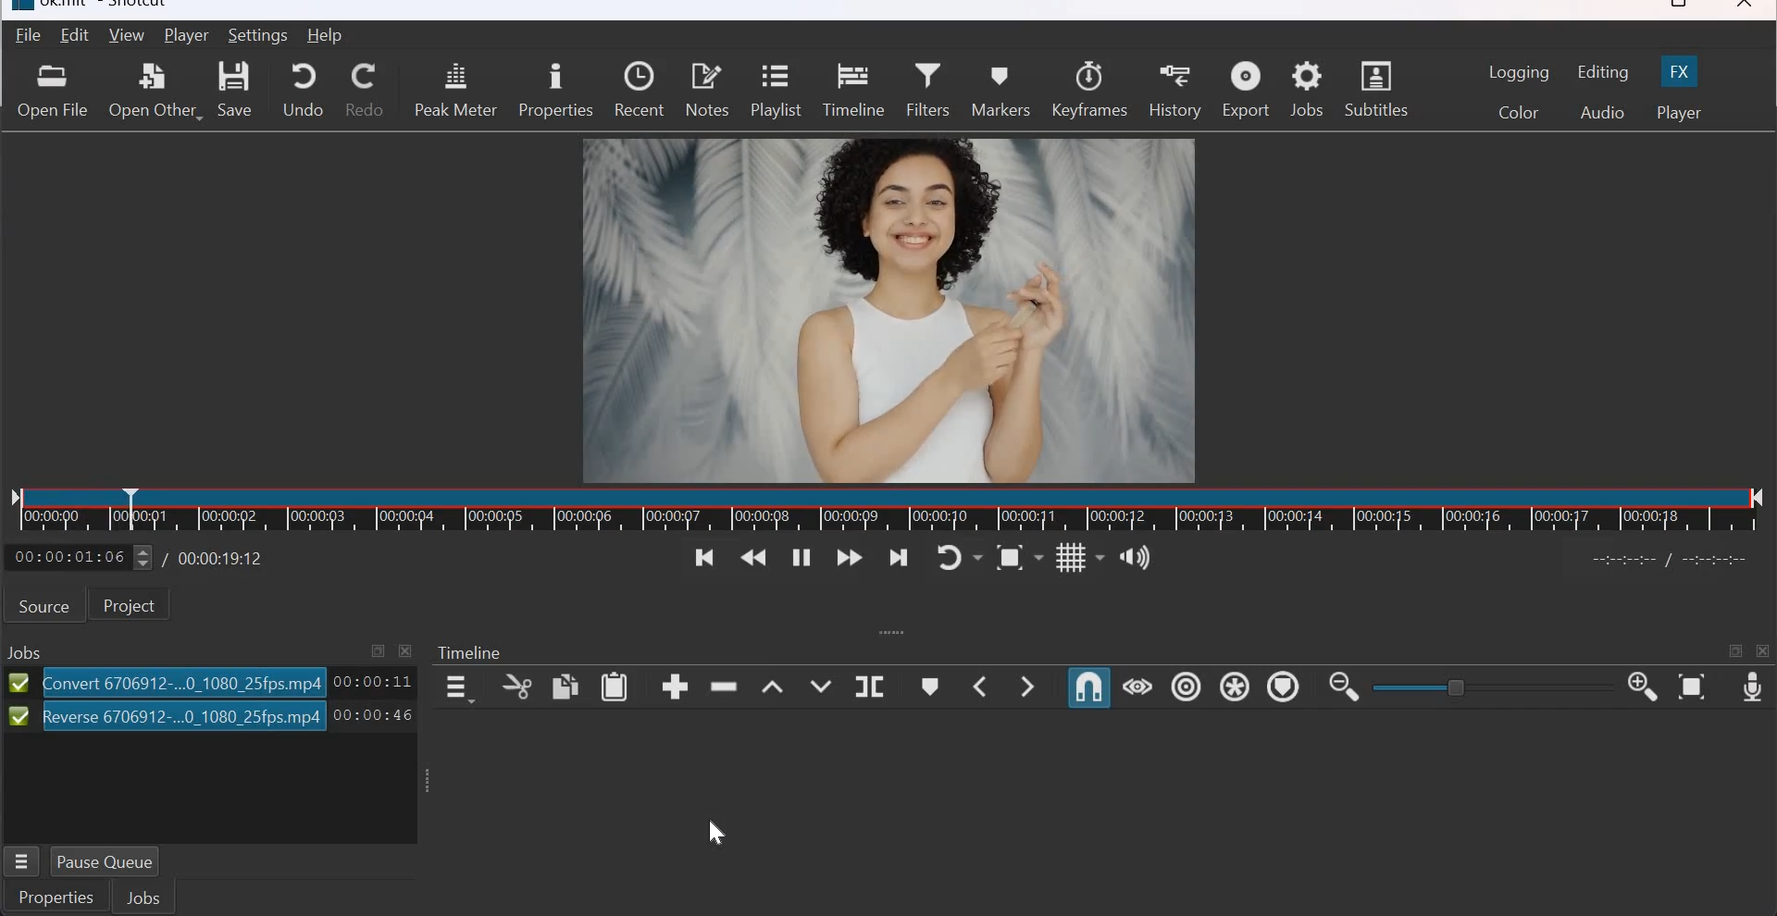 This screenshot has width=1777, height=916. Describe the element at coordinates (1734, 650) in the screenshot. I see `resize` at that location.